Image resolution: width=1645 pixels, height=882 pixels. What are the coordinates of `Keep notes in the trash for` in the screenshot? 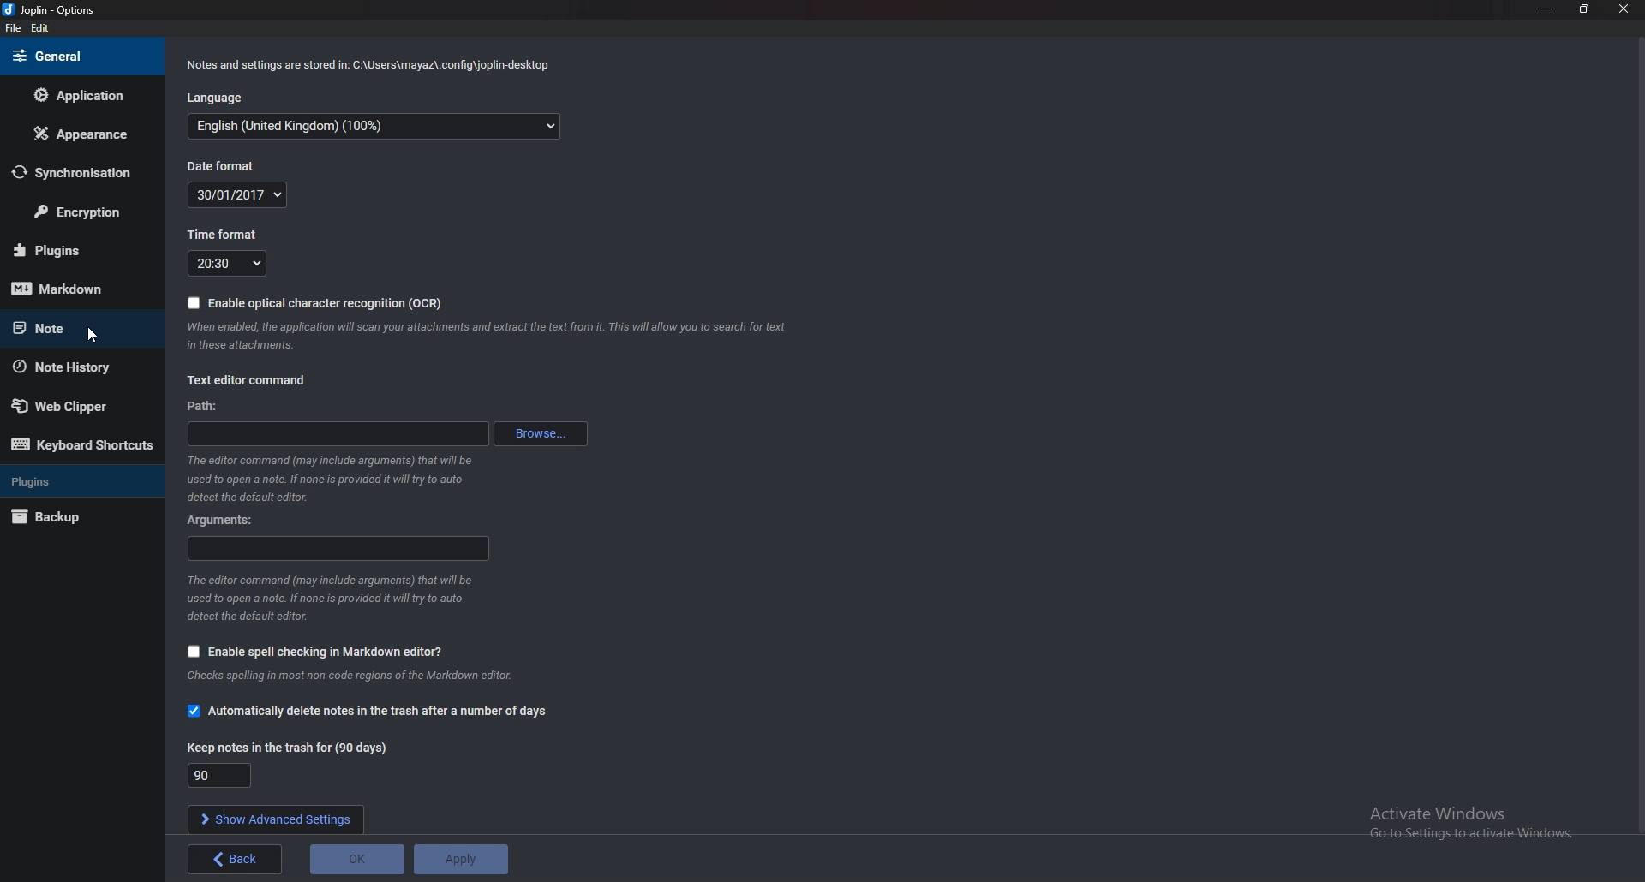 It's located at (287, 748).